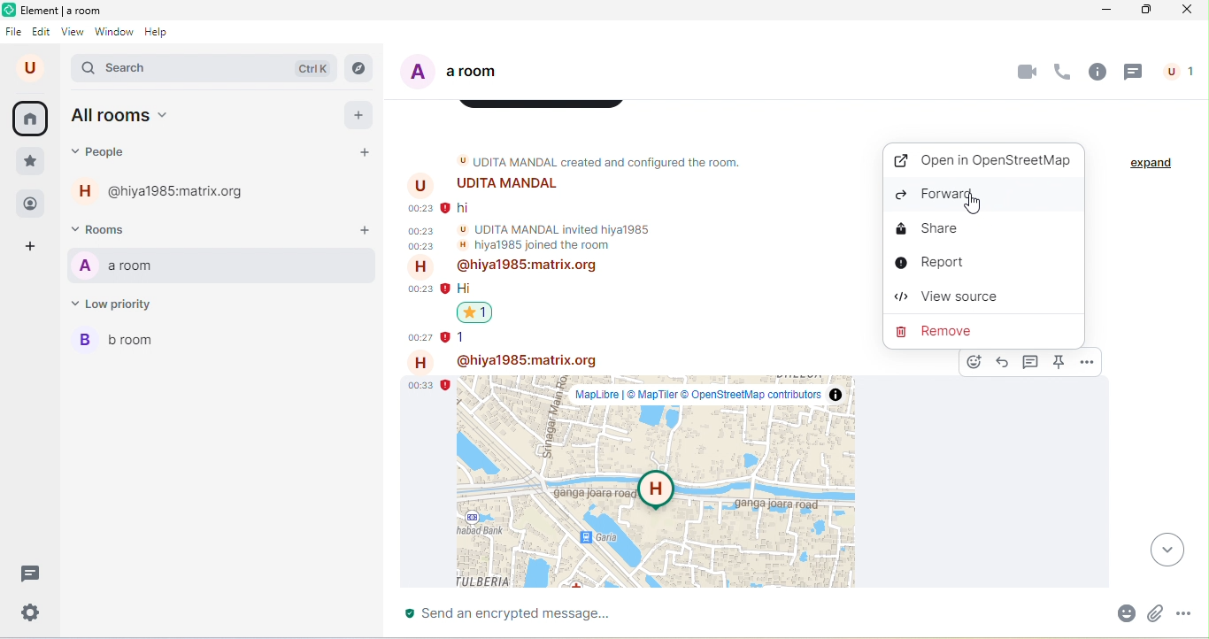 The height and width of the screenshot is (639, 1209). I want to click on view source, so click(983, 296).